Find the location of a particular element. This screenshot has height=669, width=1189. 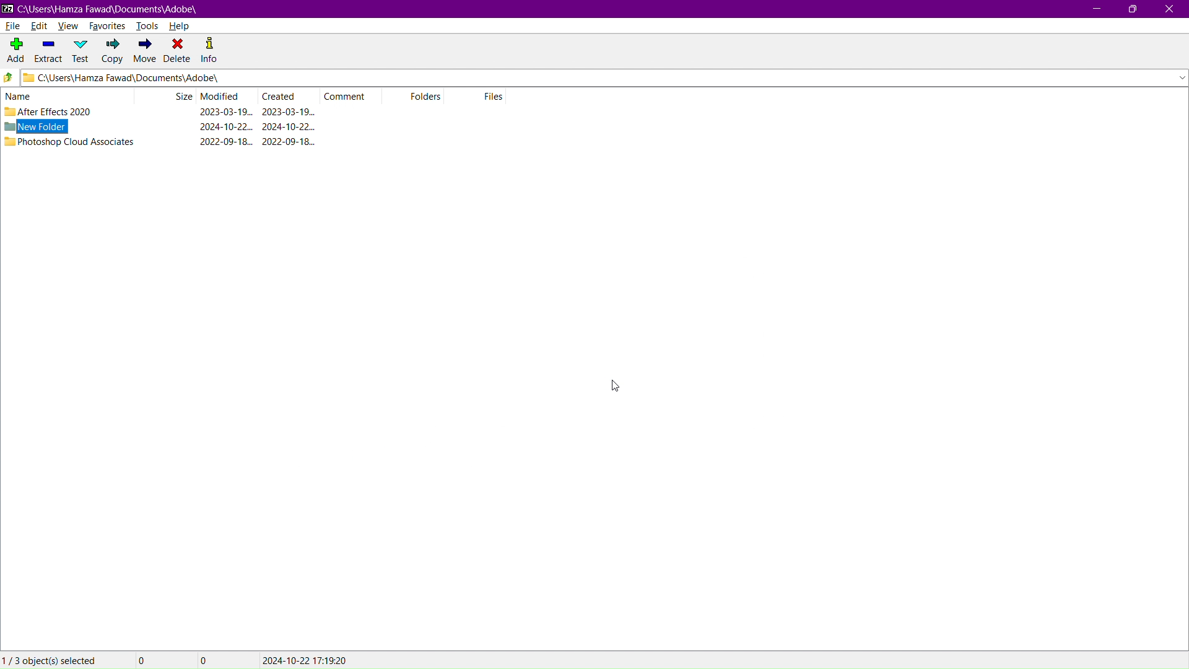

Address Bar is located at coordinates (603, 79).